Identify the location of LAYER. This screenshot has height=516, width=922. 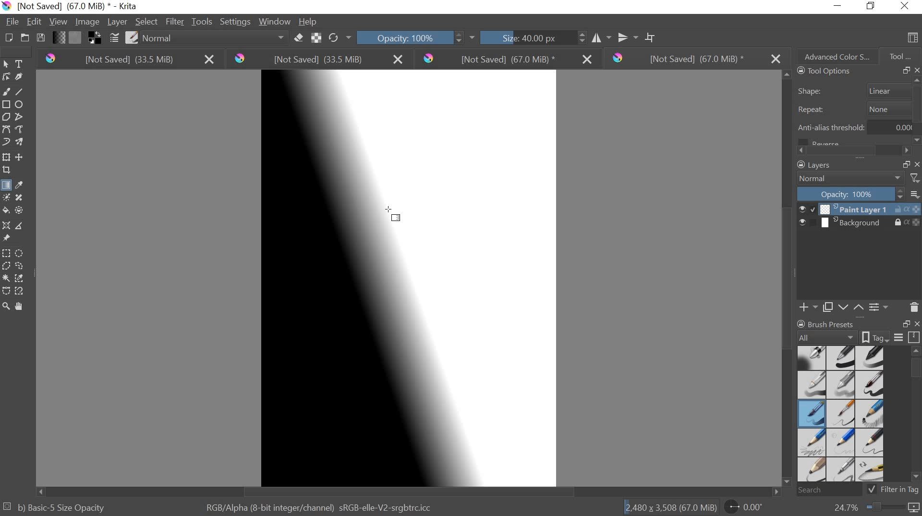
(116, 22).